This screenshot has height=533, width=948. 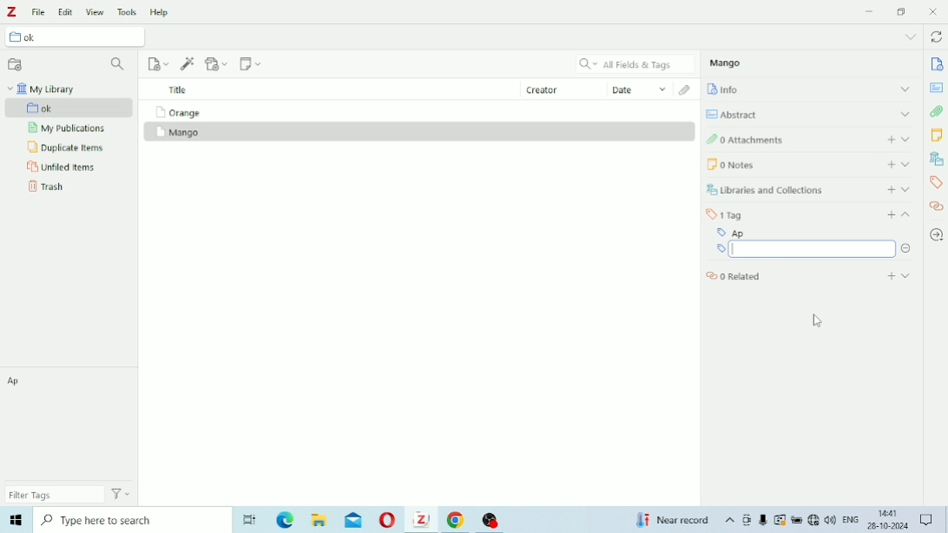 What do you see at coordinates (727, 63) in the screenshot?
I see `Mango` at bounding box center [727, 63].